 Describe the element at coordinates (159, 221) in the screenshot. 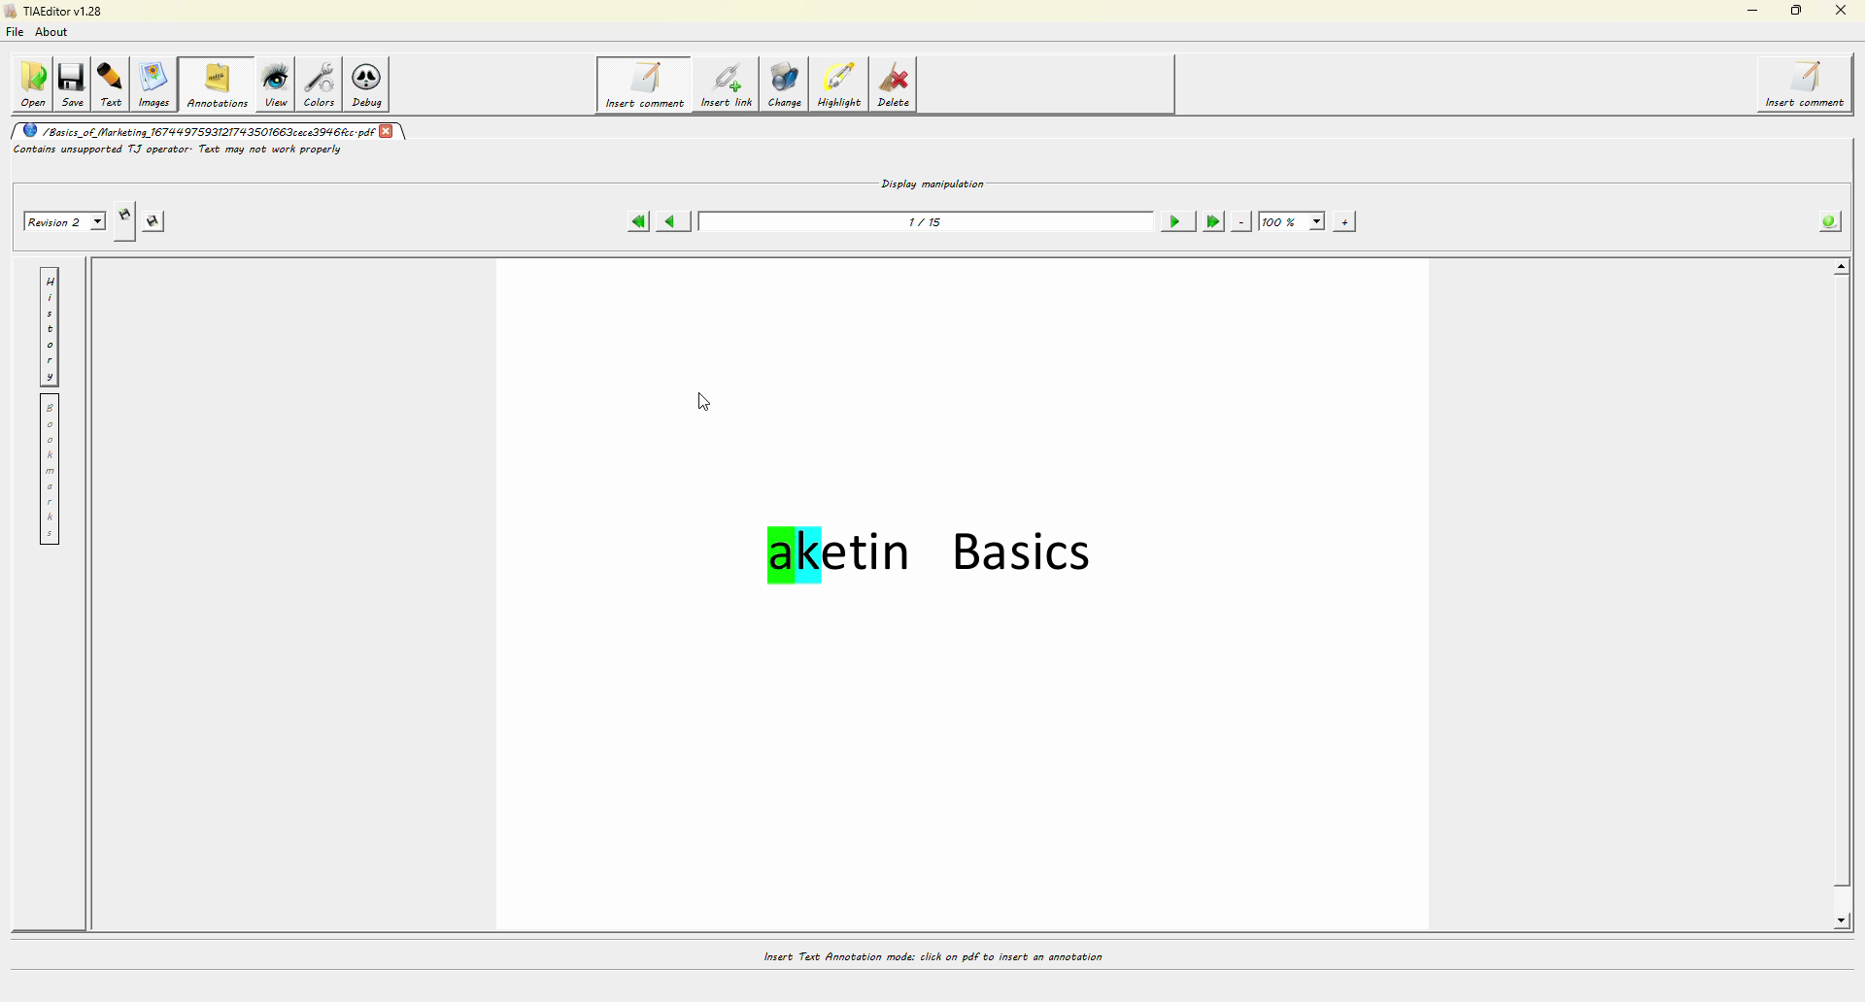

I see `saves this revision` at that location.